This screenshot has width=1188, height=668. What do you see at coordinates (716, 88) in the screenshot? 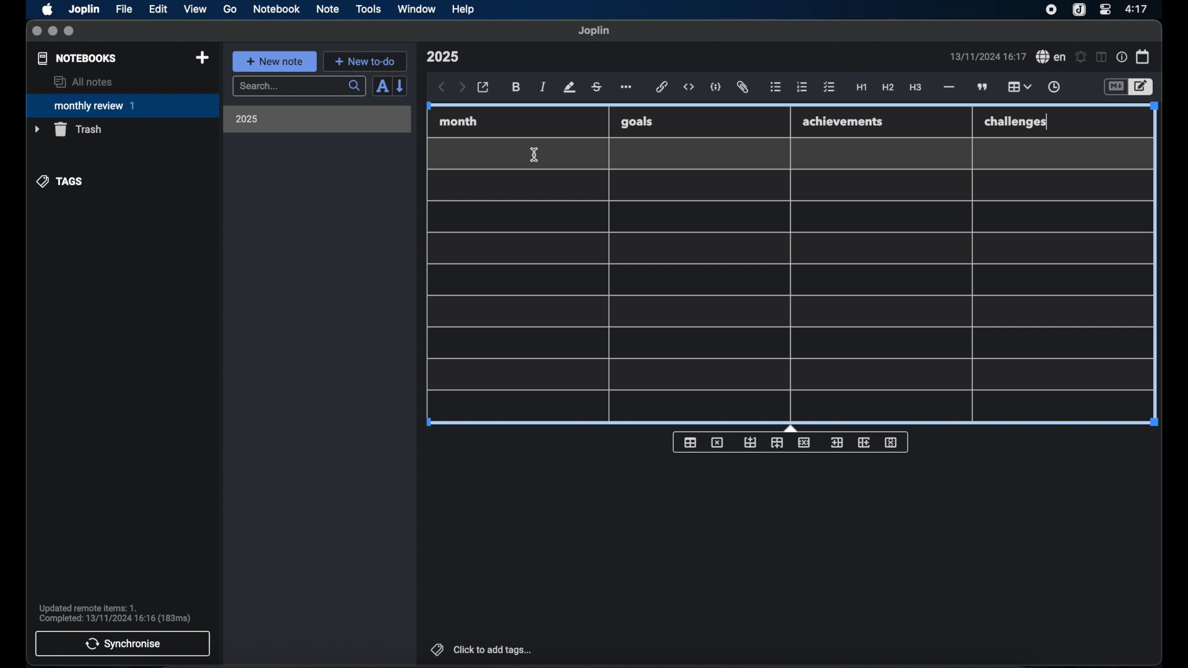
I see `code` at bounding box center [716, 88].